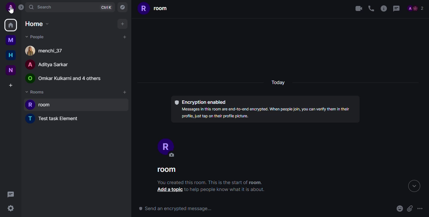  Describe the element at coordinates (36, 93) in the screenshot. I see `rooms dropdown` at that location.